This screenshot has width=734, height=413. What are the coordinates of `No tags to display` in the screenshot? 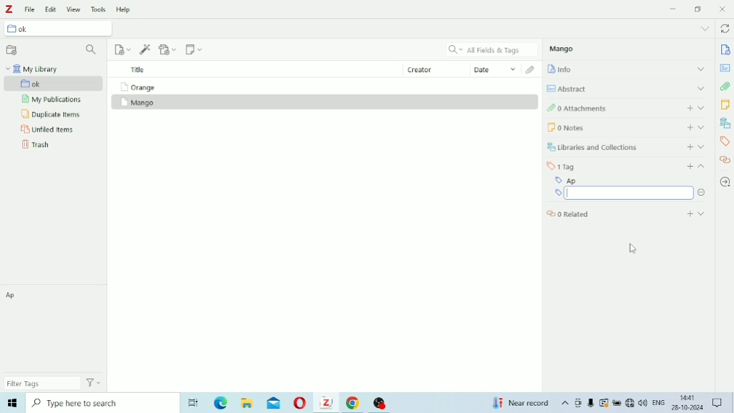 It's located at (56, 330).